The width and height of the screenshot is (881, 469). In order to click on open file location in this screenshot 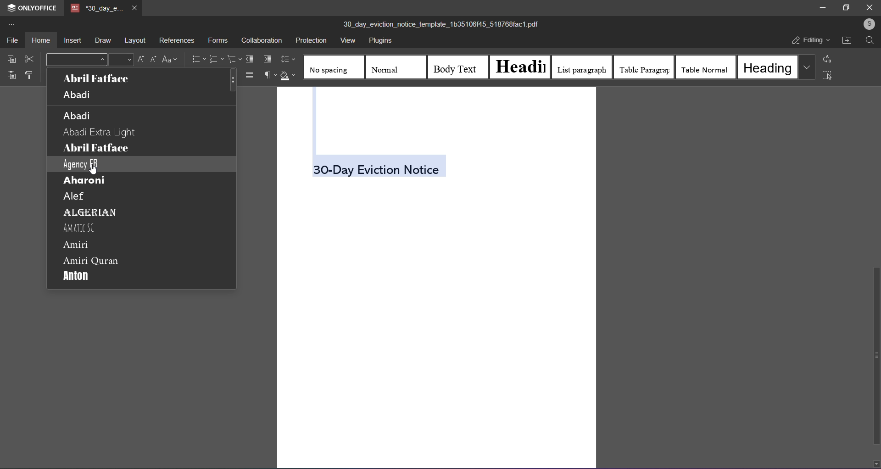, I will do `click(846, 40)`.